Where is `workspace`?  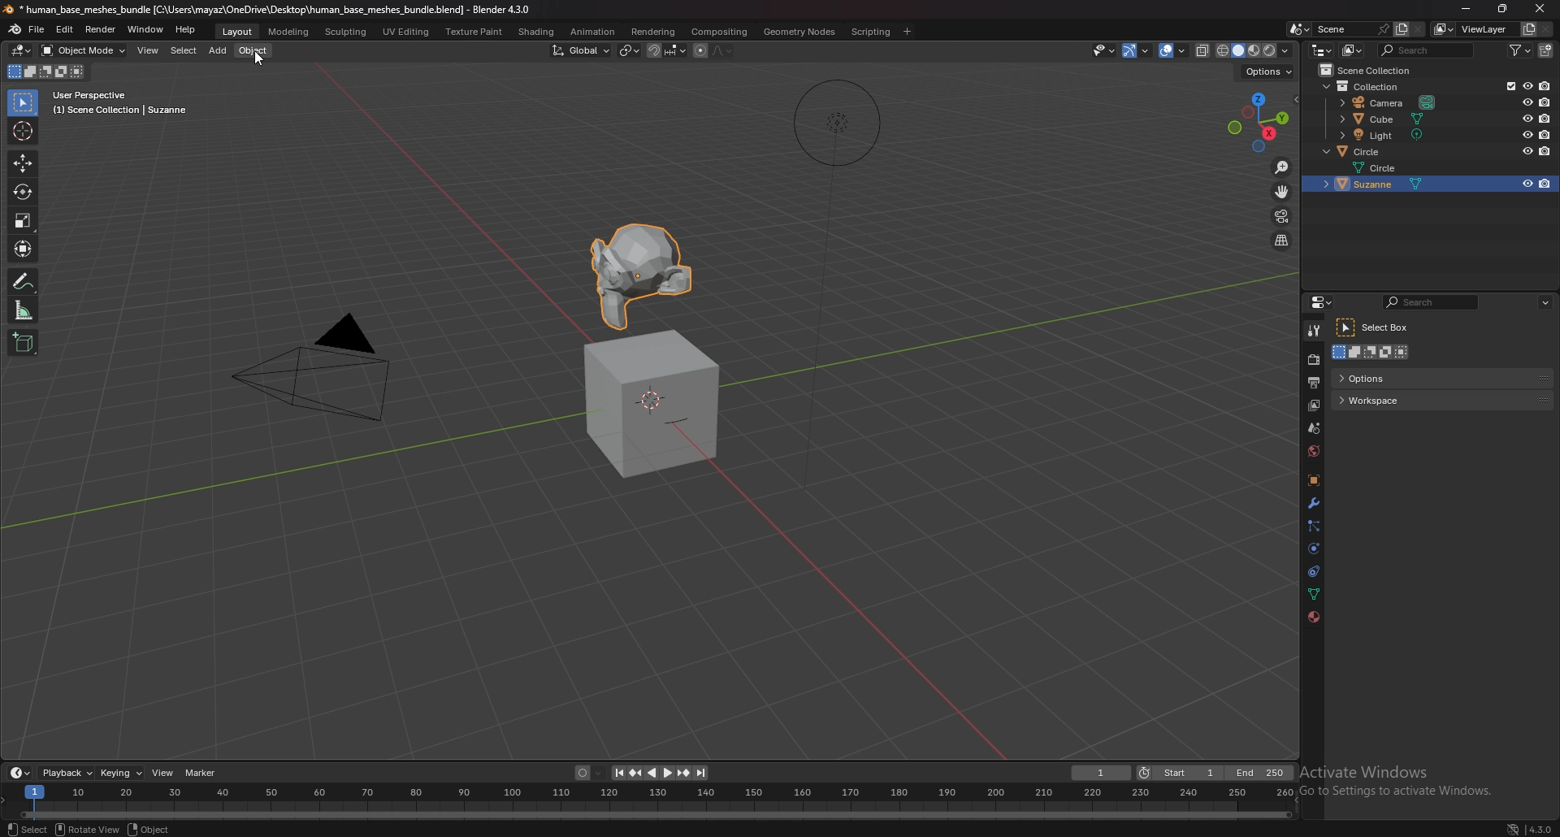
workspace is located at coordinates (1390, 401).